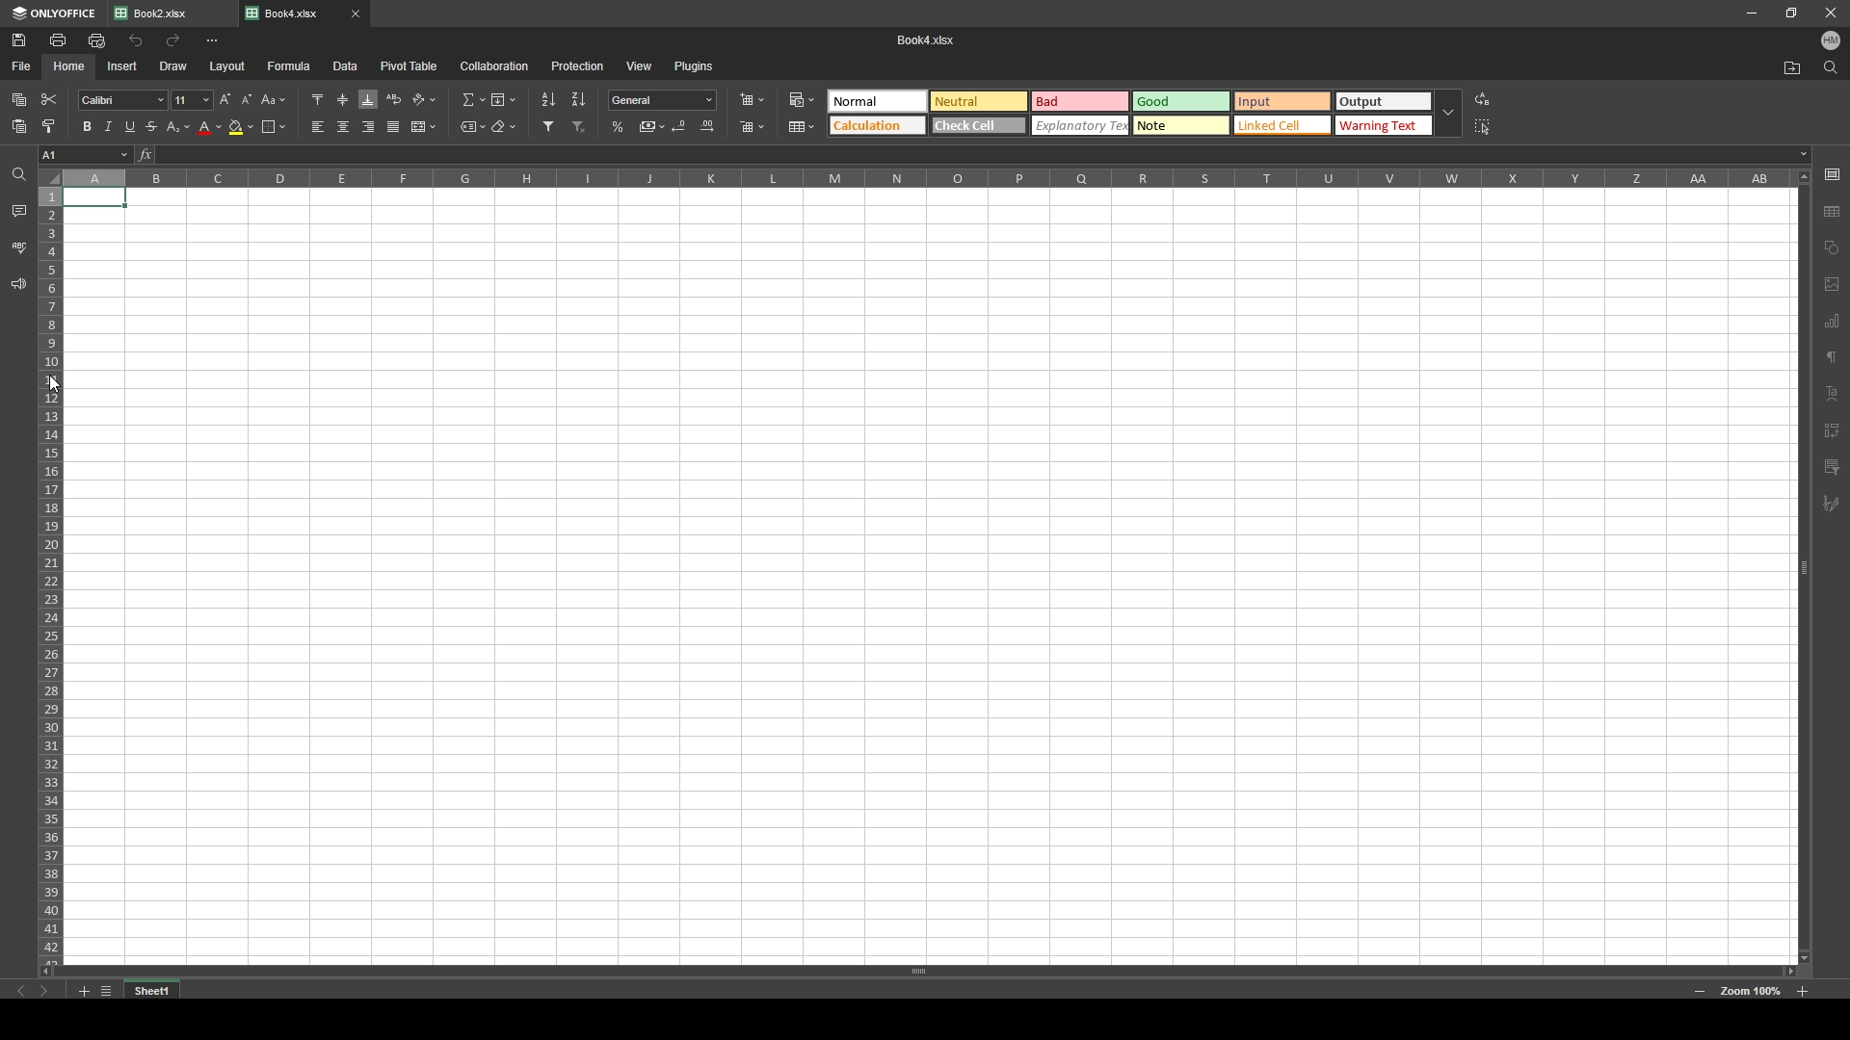 The width and height of the screenshot is (1850, 1040). I want to click on data, so click(346, 66).